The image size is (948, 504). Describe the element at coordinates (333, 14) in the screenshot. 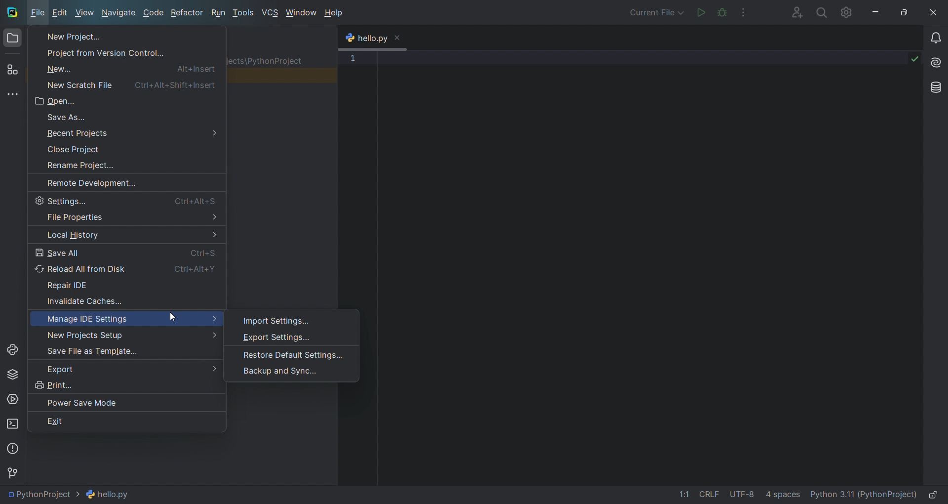

I see `help` at that location.